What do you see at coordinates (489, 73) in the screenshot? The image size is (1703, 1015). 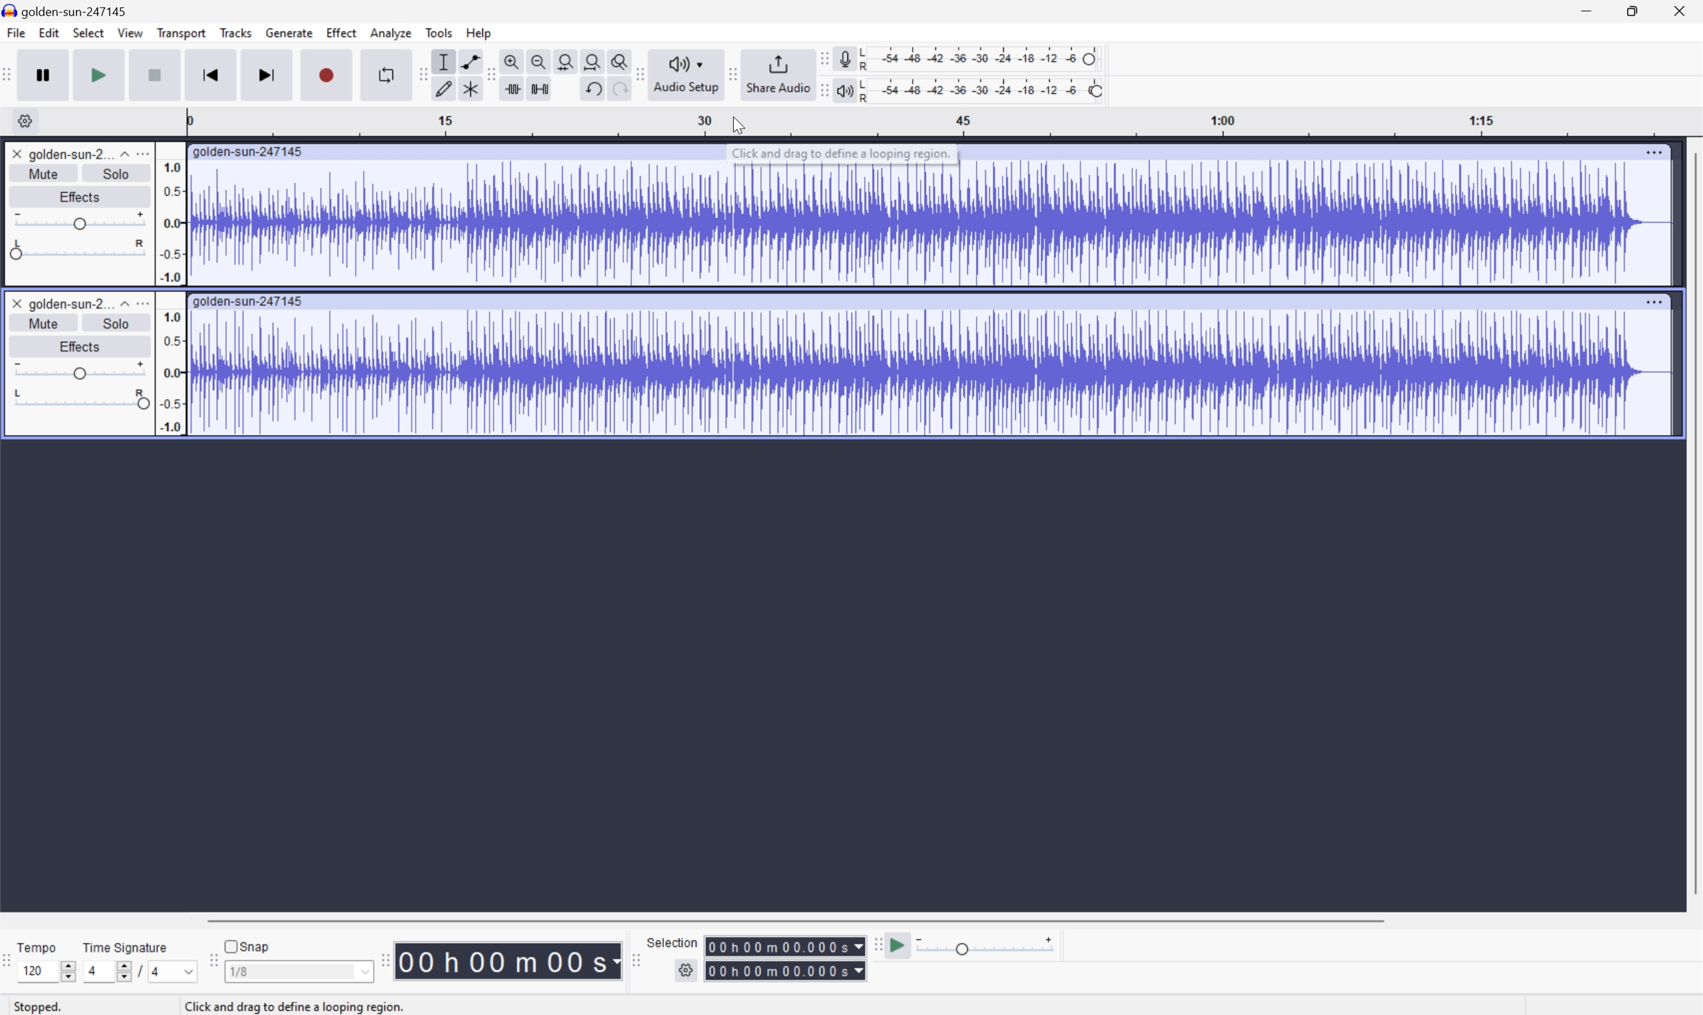 I see `Audacity Edit toolbar` at bounding box center [489, 73].